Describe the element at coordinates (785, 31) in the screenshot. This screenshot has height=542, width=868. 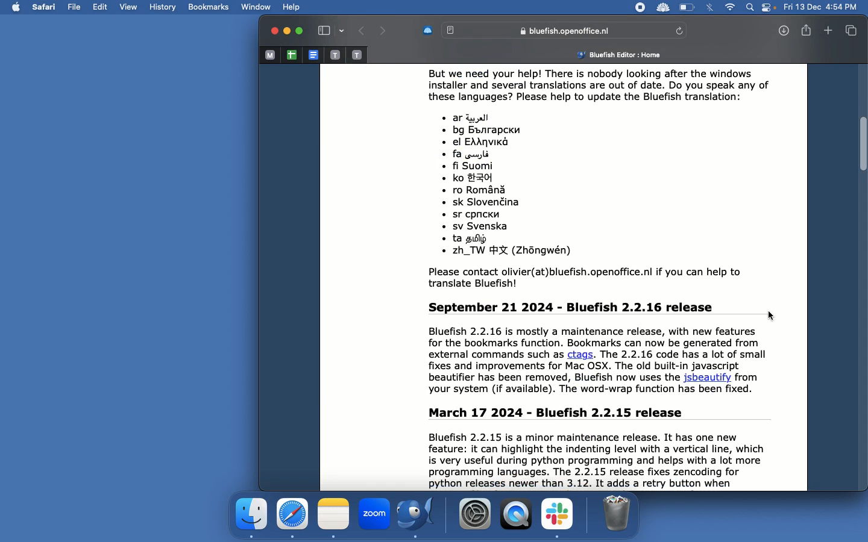
I see `Downloads` at that location.